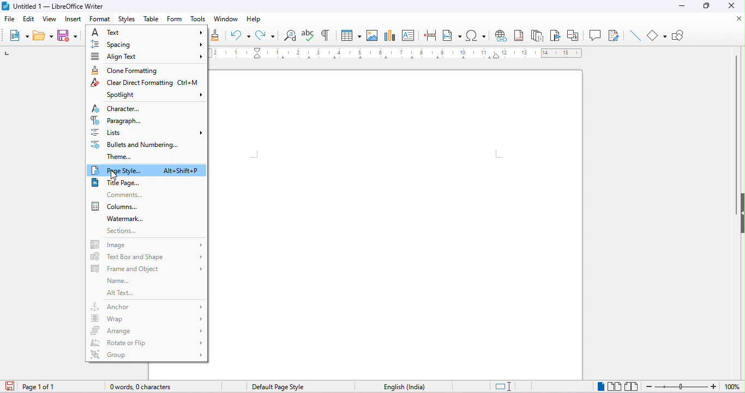  I want to click on check spelling, so click(306, 34).